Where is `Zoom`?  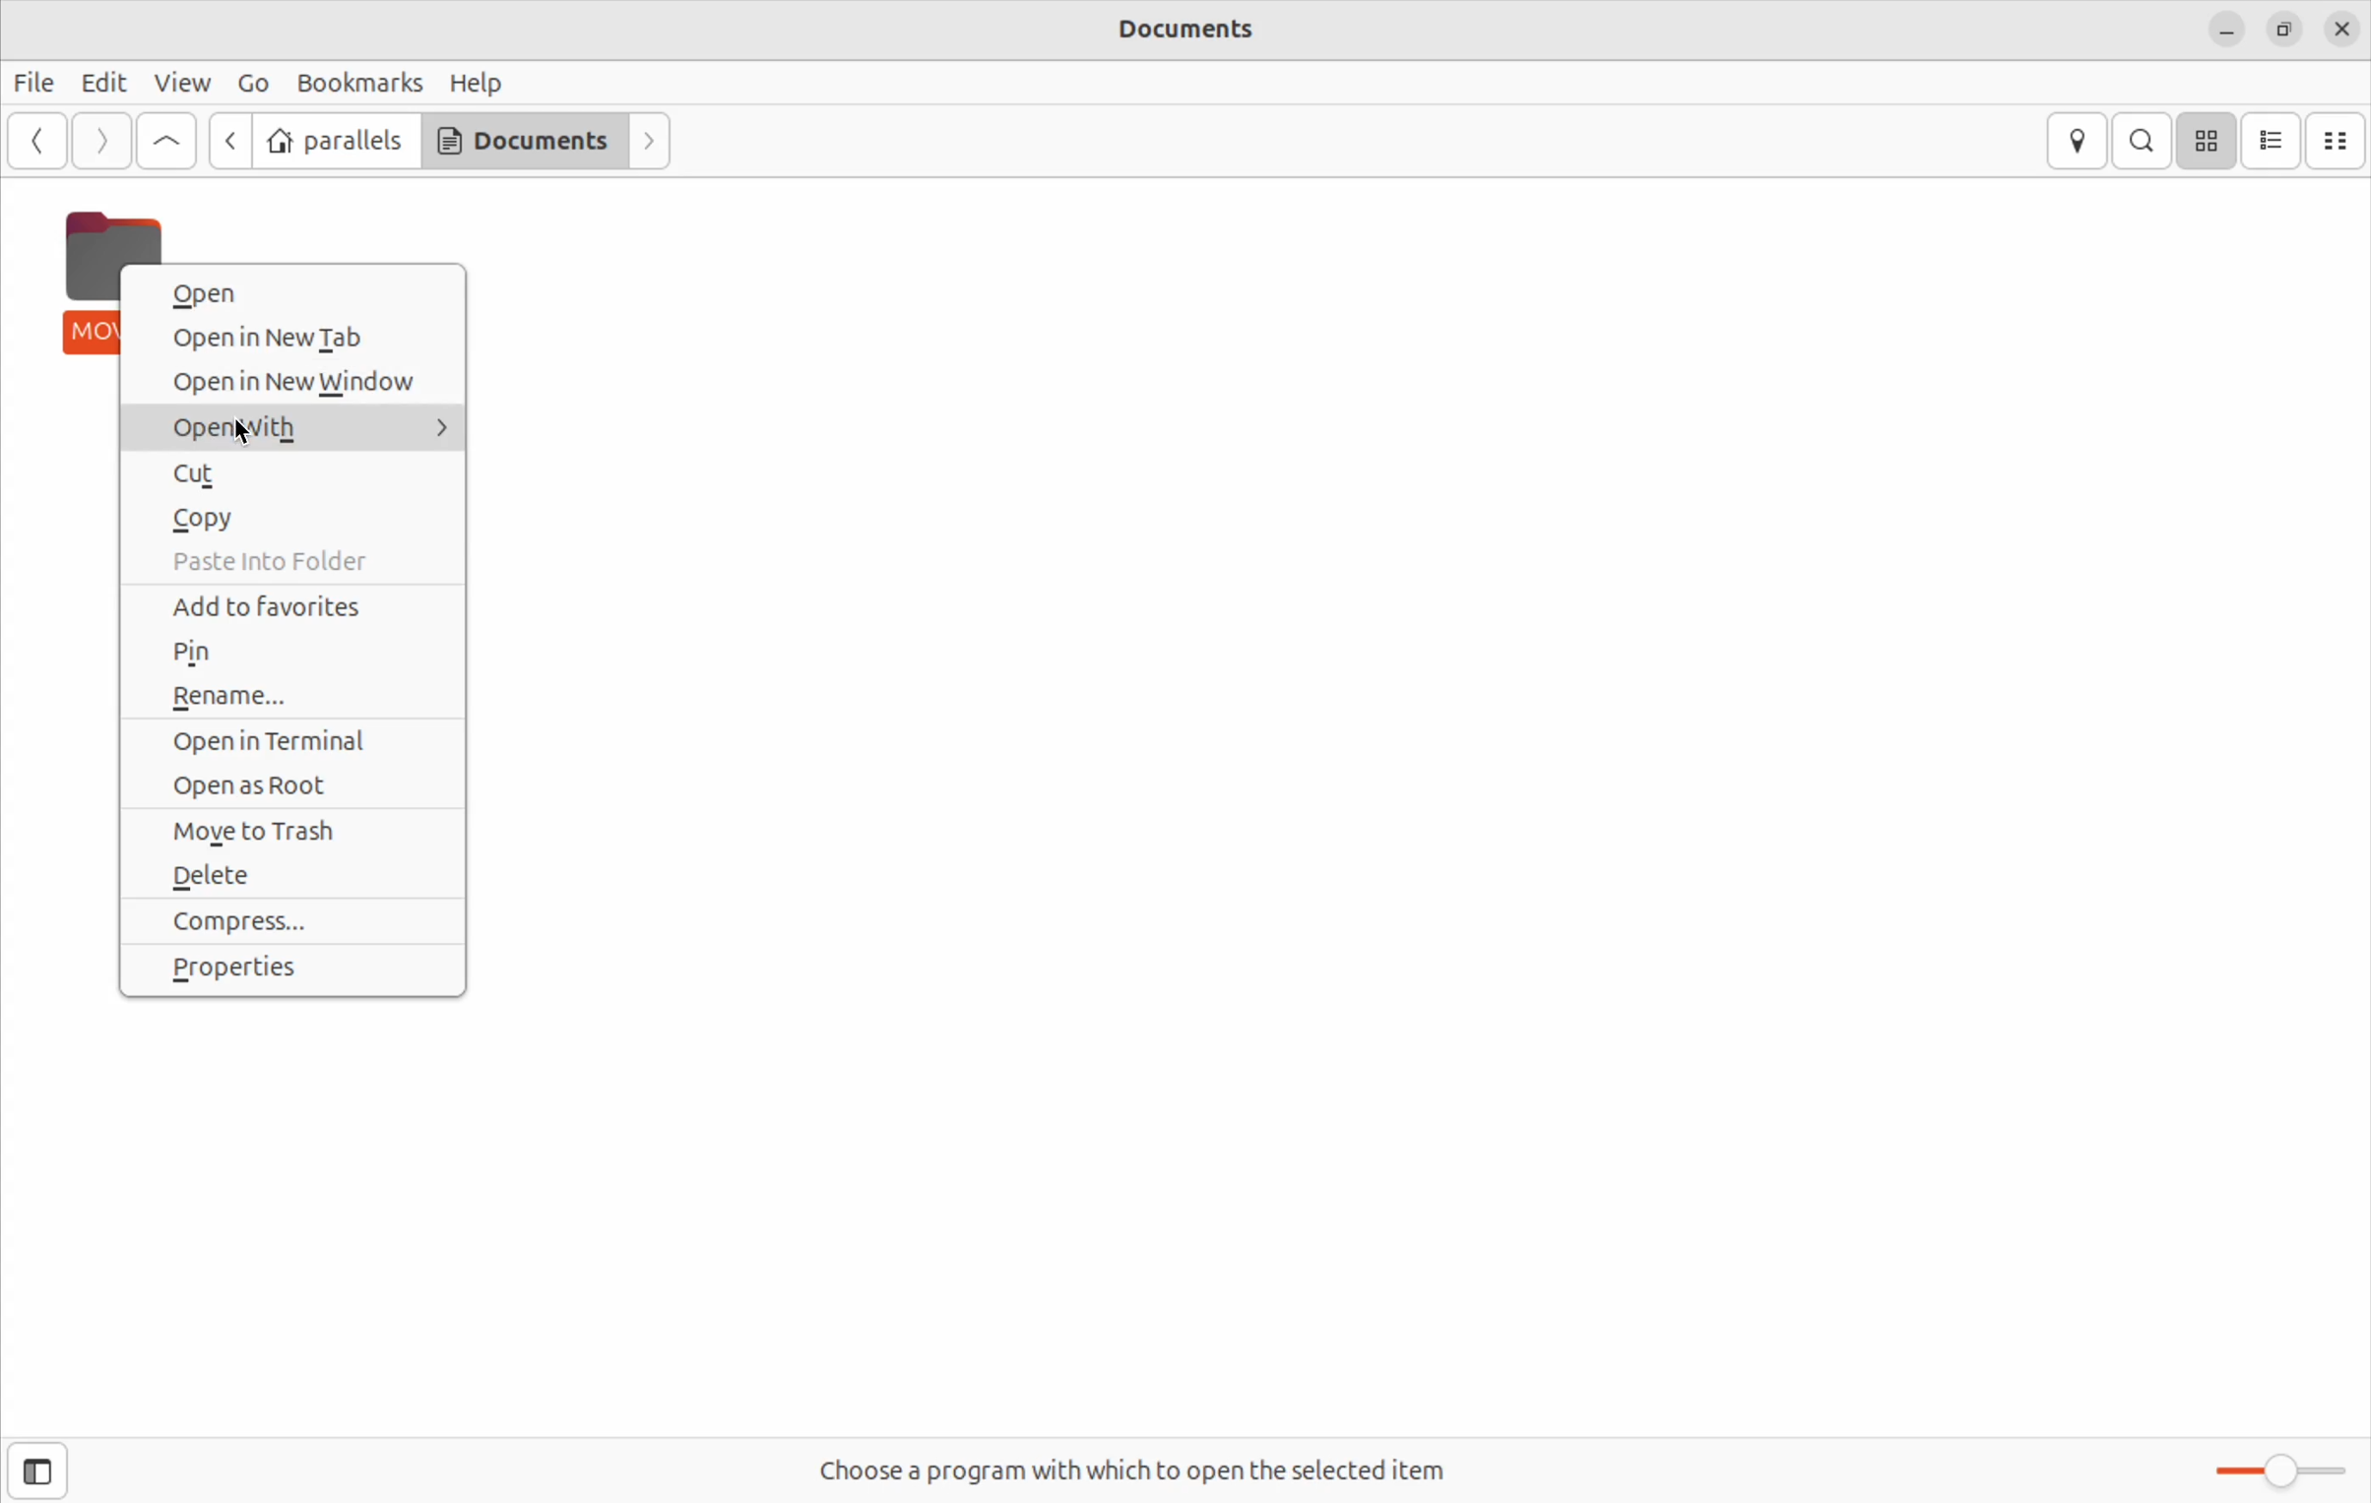
Zoom is located at coordinates (2275, 1468).